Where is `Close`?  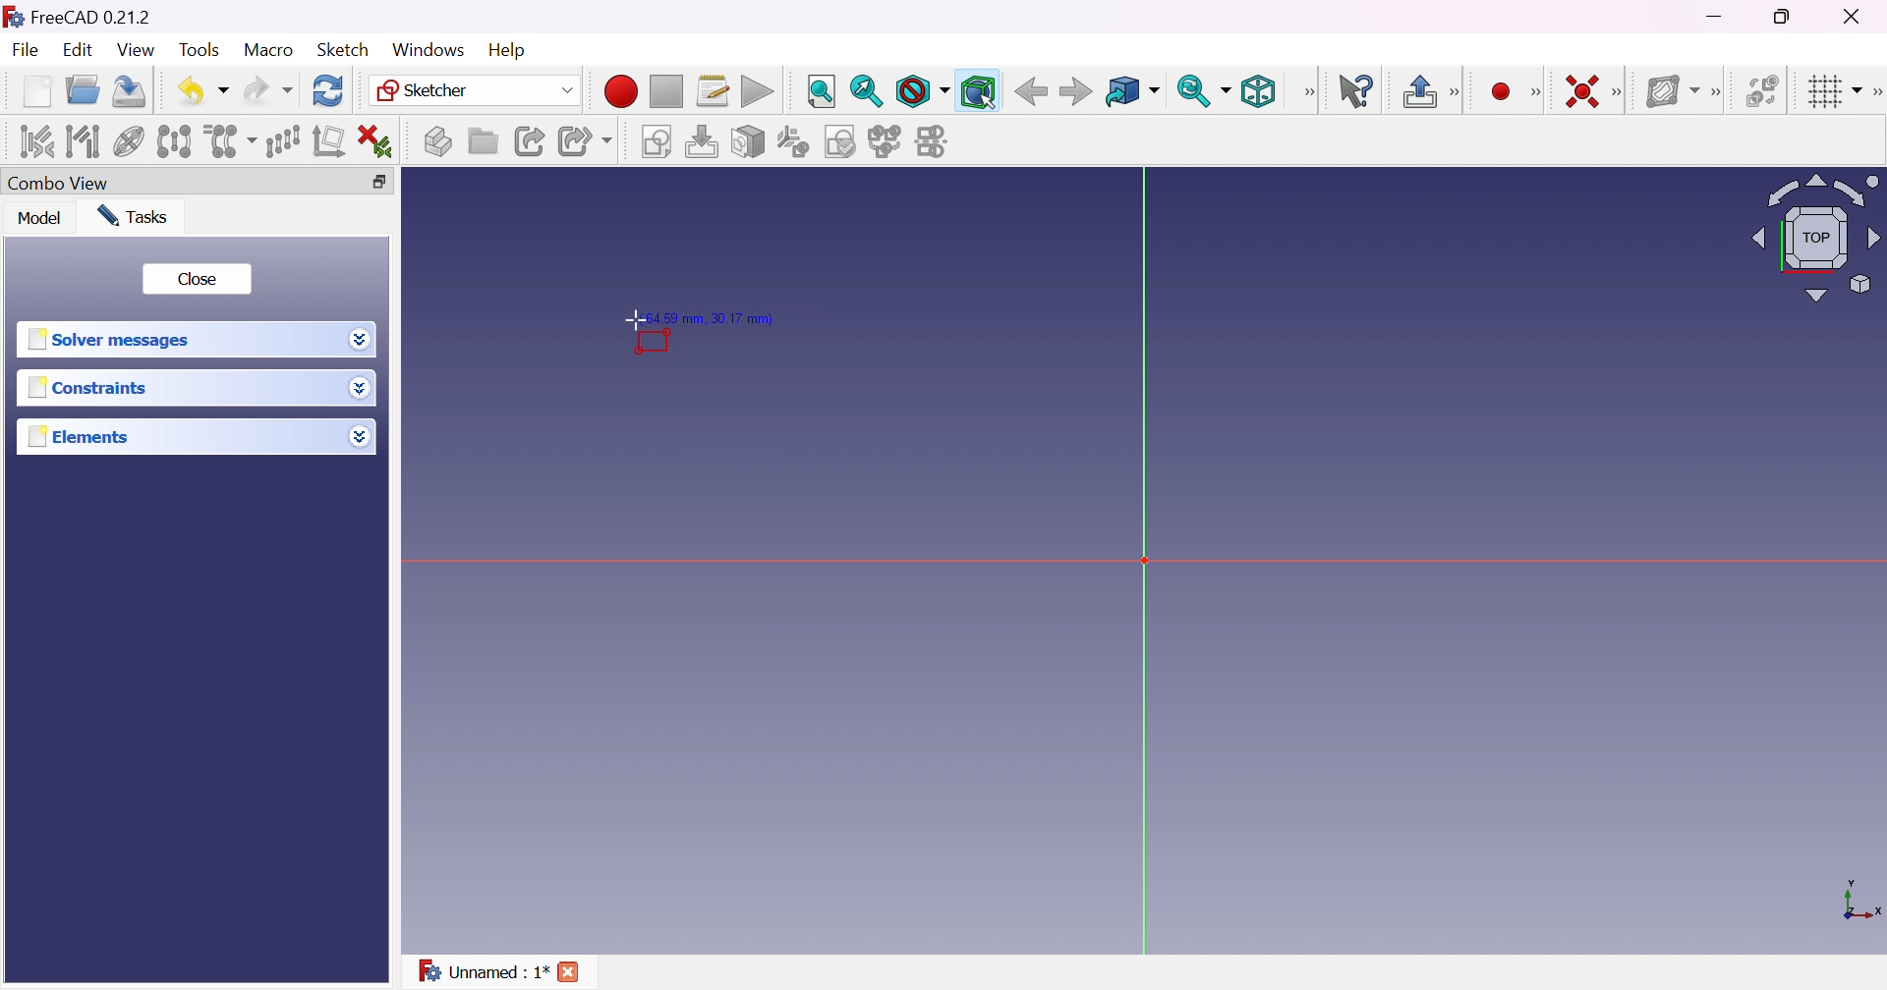
Close is located at coordinates (198, 281).